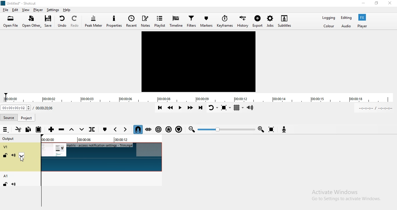 Image resolution: width=397 pixels, height=210 pixels. I want to click on Skip to the next point , so click(201, 108).